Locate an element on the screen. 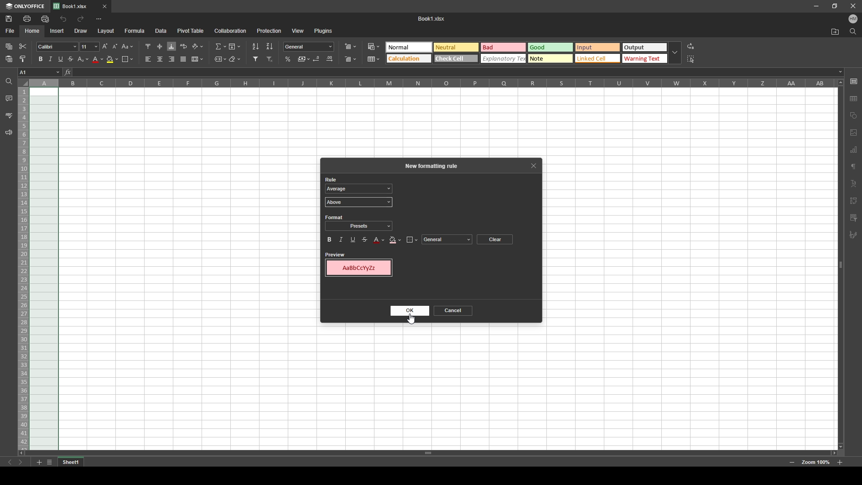 This screenshot has height=485, width=862. cells is located at coordinates (577, 388).